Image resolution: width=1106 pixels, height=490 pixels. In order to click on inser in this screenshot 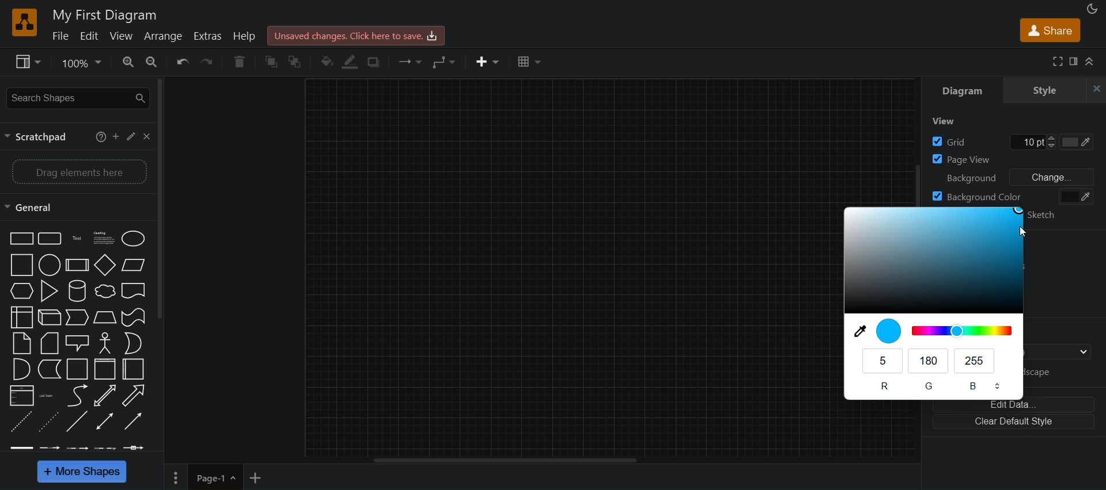, I will do `click(489, 62)`.